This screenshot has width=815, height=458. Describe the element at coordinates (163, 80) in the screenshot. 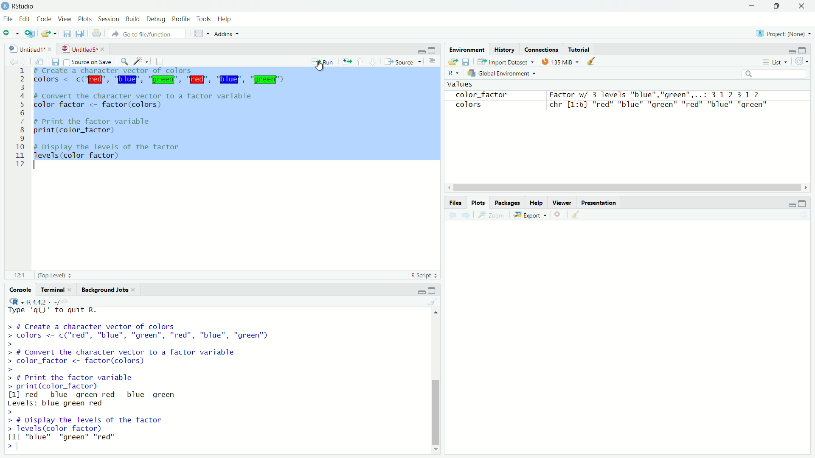

I see `code to colors` at that location.